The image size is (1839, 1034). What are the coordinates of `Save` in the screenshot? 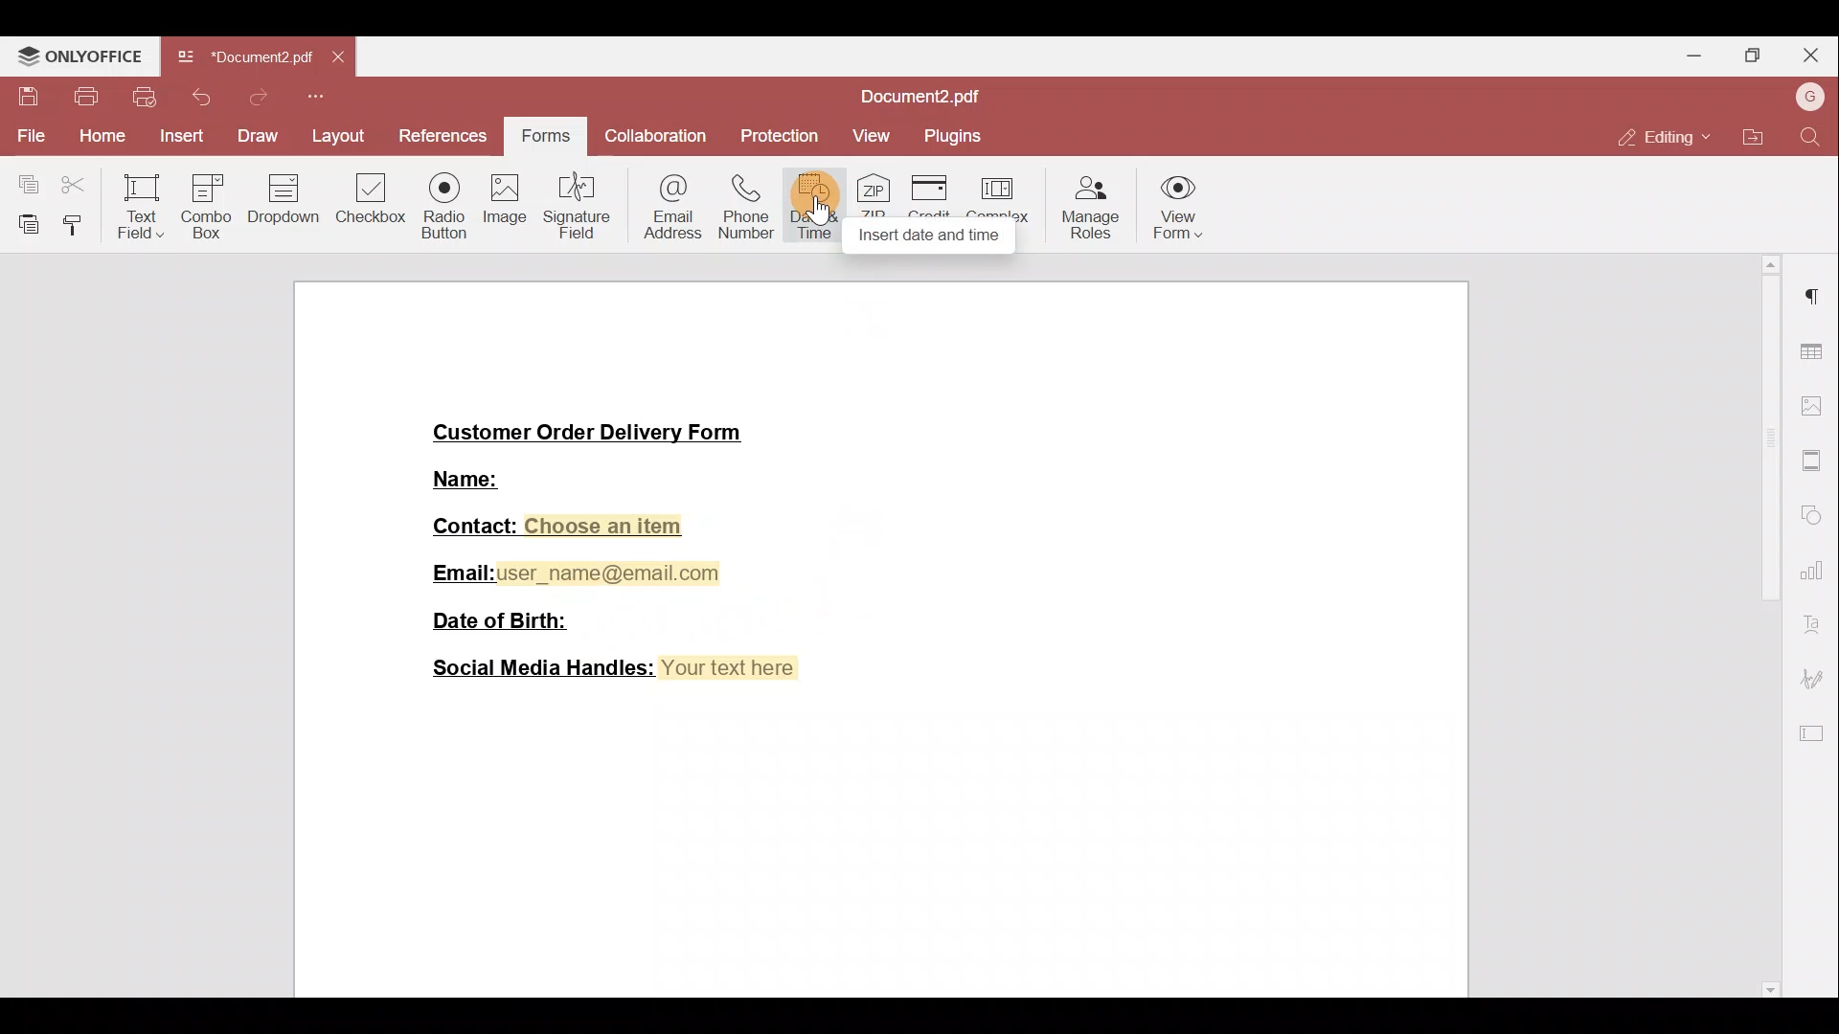 It's located at (23, 93).